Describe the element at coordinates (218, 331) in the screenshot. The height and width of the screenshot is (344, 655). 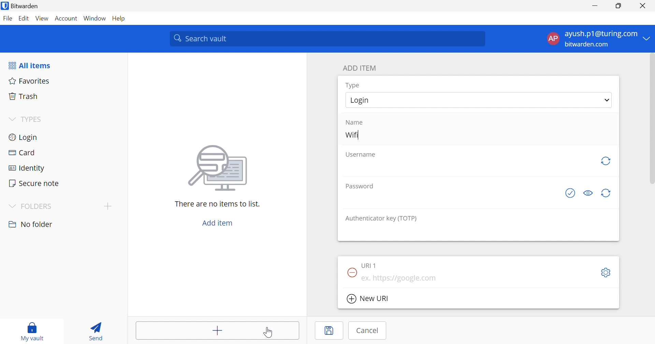
I see `Add item` at that location.